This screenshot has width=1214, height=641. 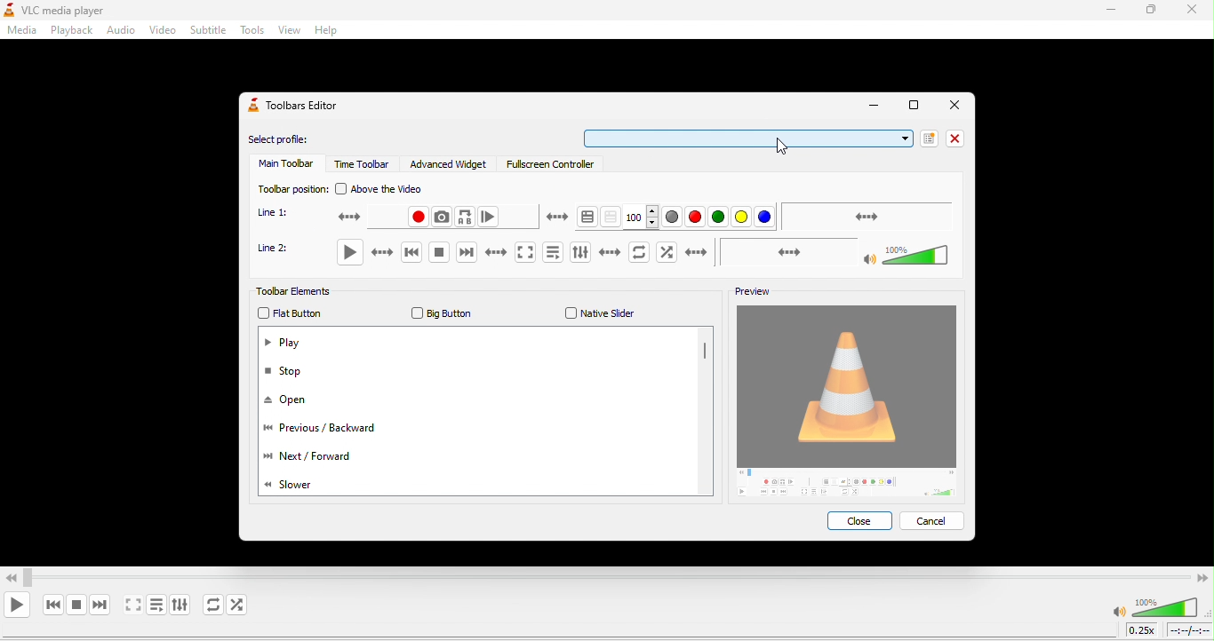 What do you see at coordinates (783, 147) in the screenshot?
I see `cursor movement` at bounding box center [783, 147].